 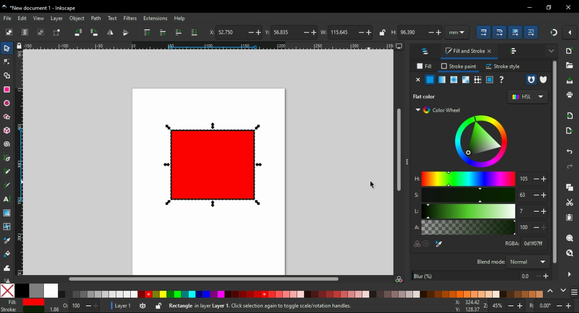 I want to click on snap, so click(x=553, y=33).